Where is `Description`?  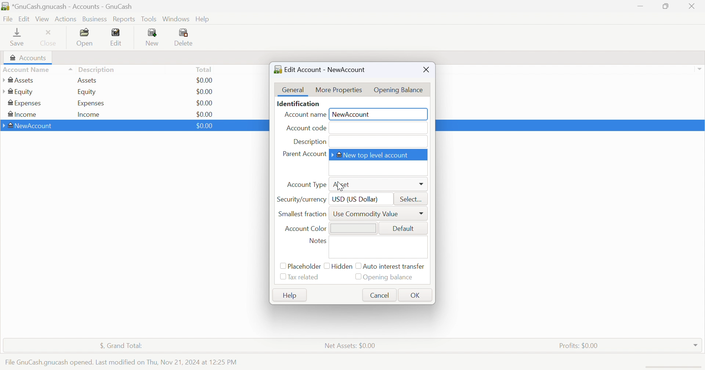 Description is located at coordinates (309, 142).